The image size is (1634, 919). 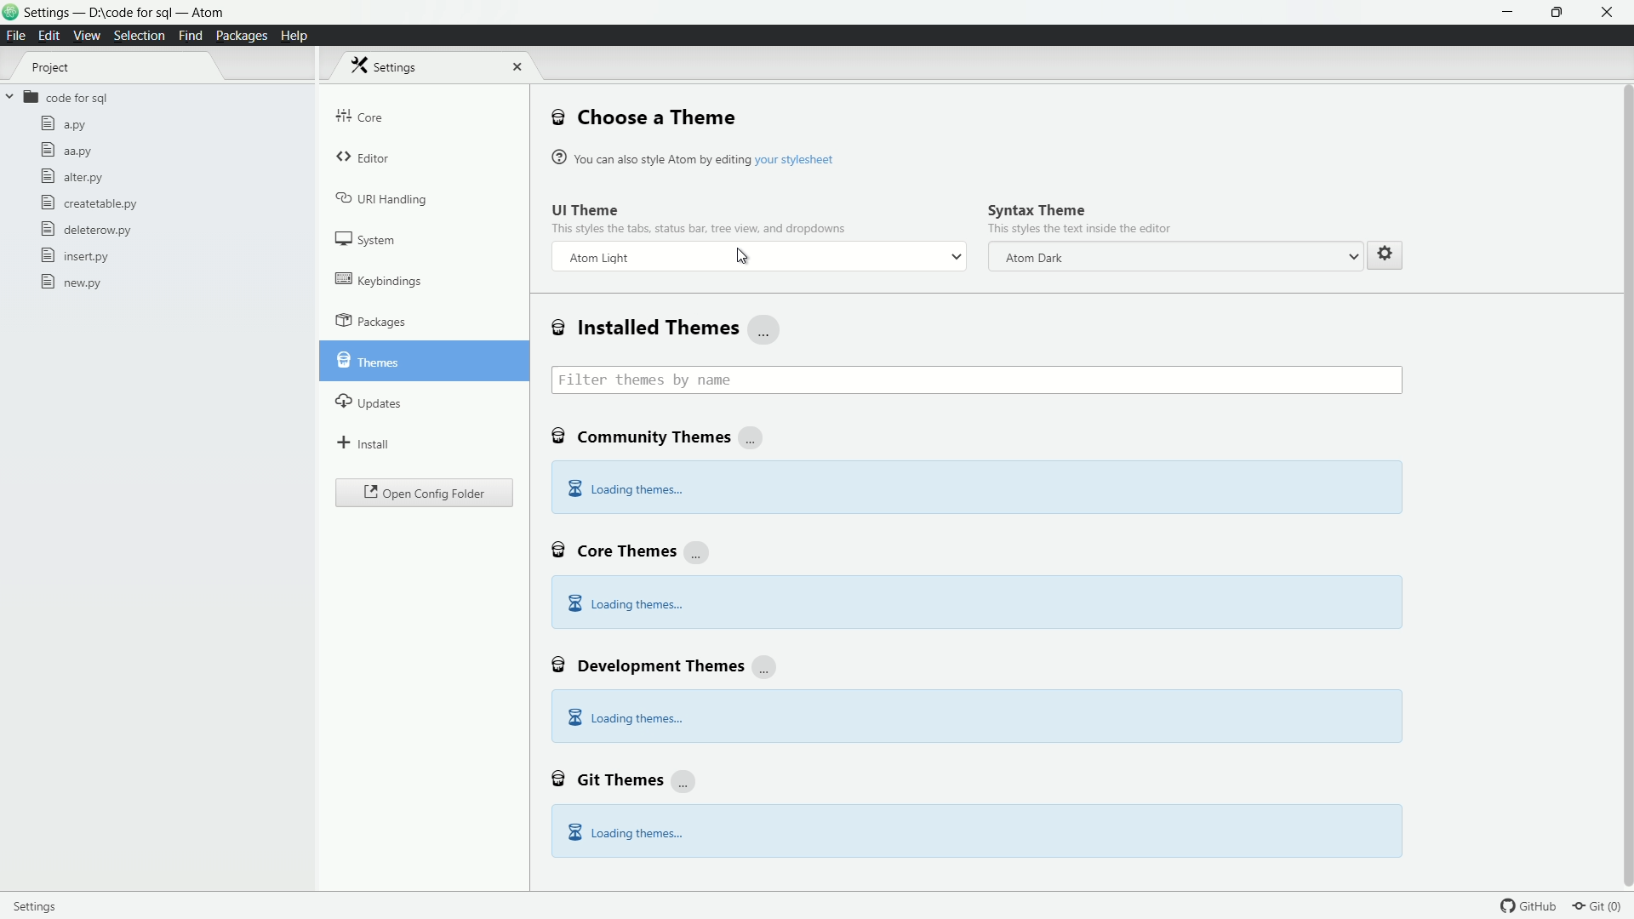 I want to click on createtable.py file, so click(x=87, y=203).